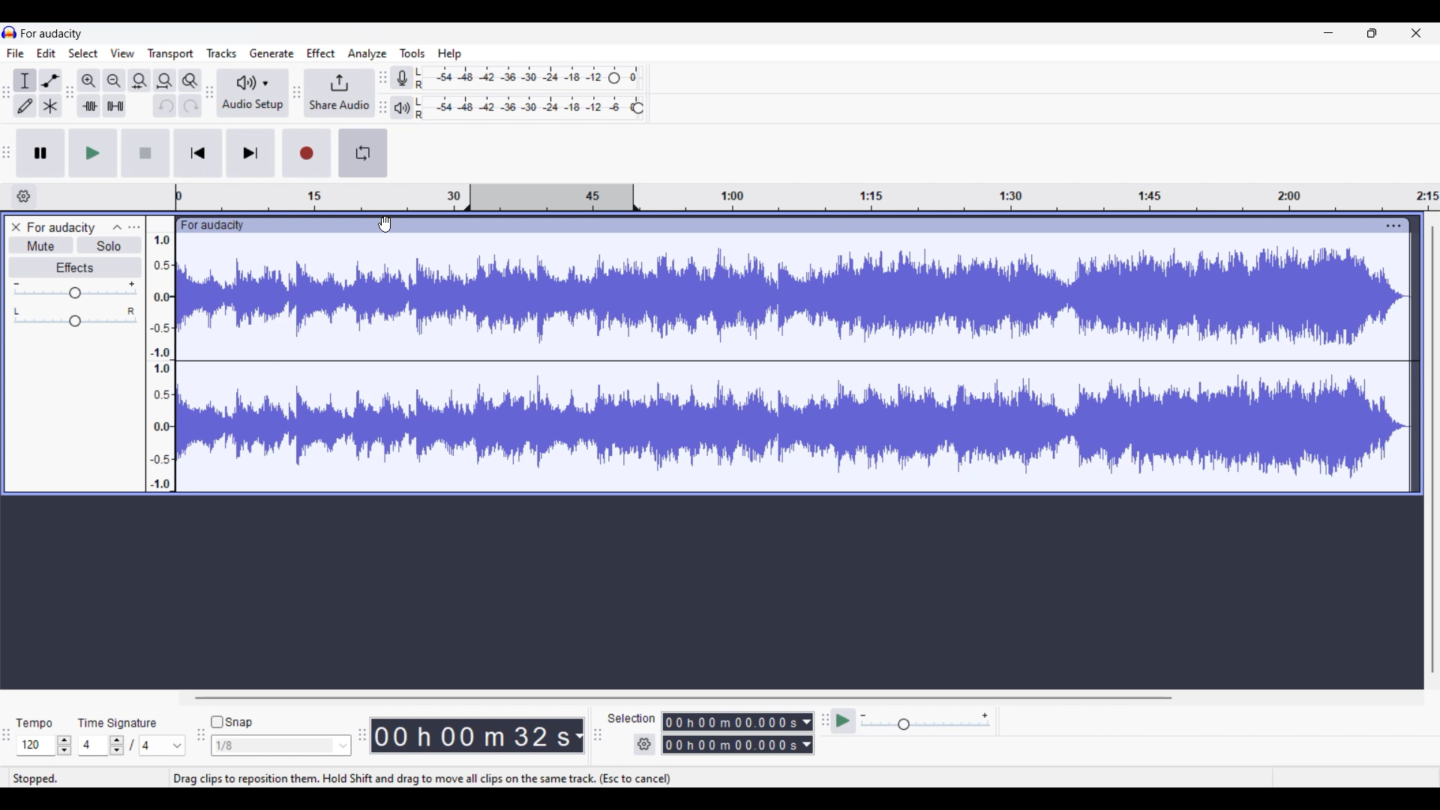 The width and height of the screenshot is (1440, 810). I want to click on Show in smaller tab, so click(1372, 33).